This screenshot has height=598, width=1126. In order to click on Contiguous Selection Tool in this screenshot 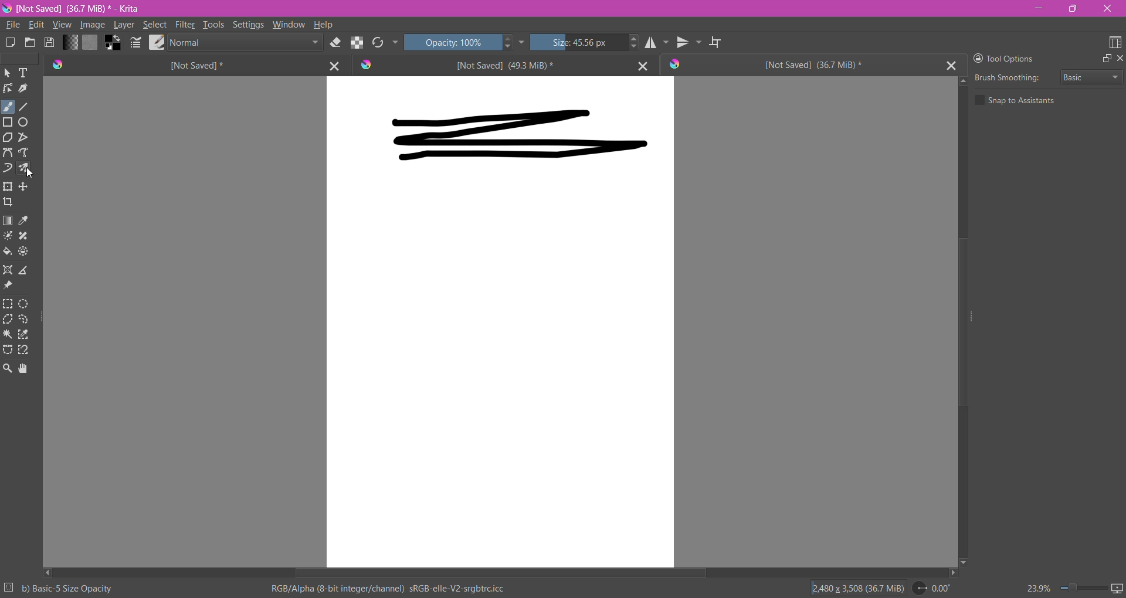, I will do `click(9, 335)`.